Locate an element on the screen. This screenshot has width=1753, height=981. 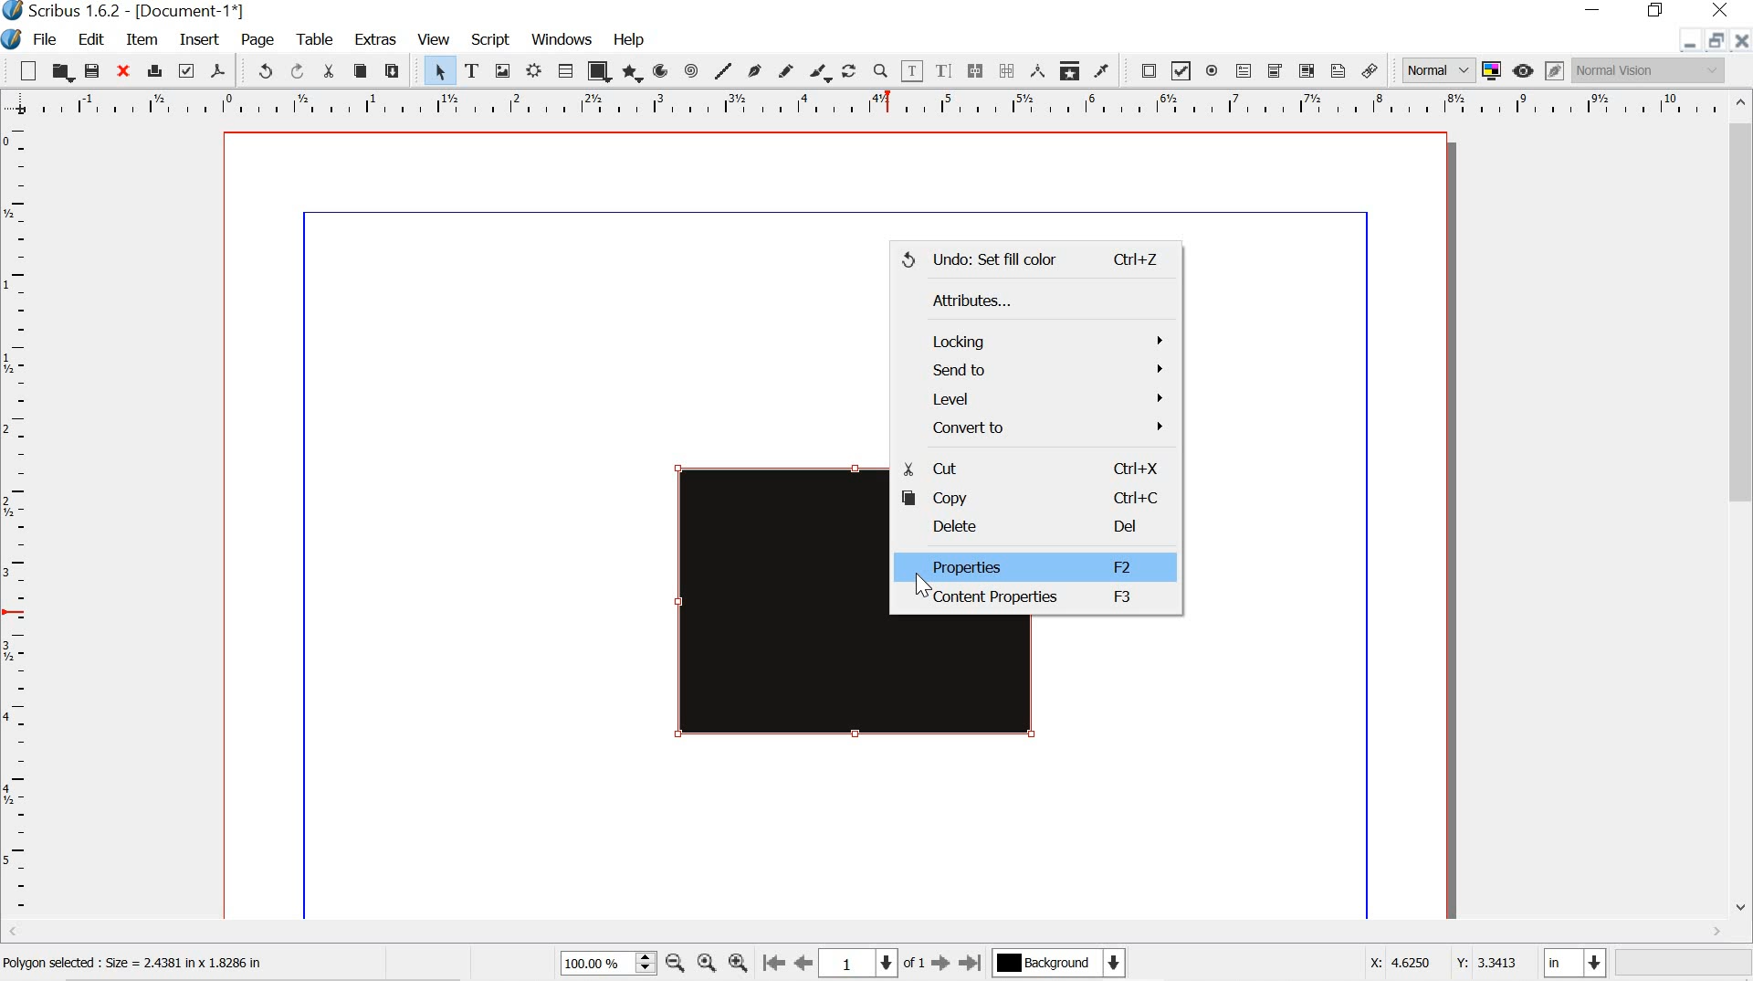
pdf text field is located at coordinates (1244, 69).